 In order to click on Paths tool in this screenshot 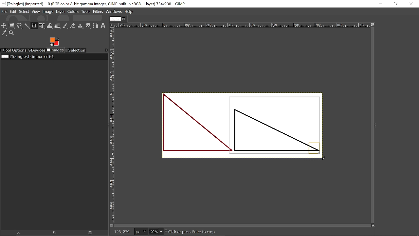, I will do `click(96, 26)`.